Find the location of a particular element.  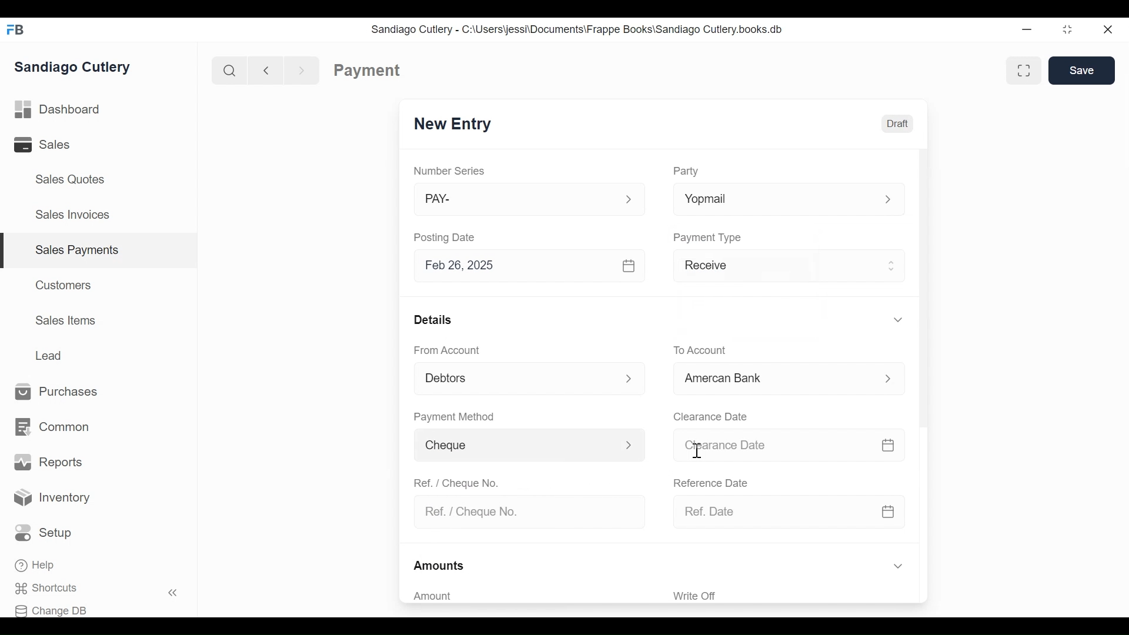

Setup is located at coordinates (46, 533).